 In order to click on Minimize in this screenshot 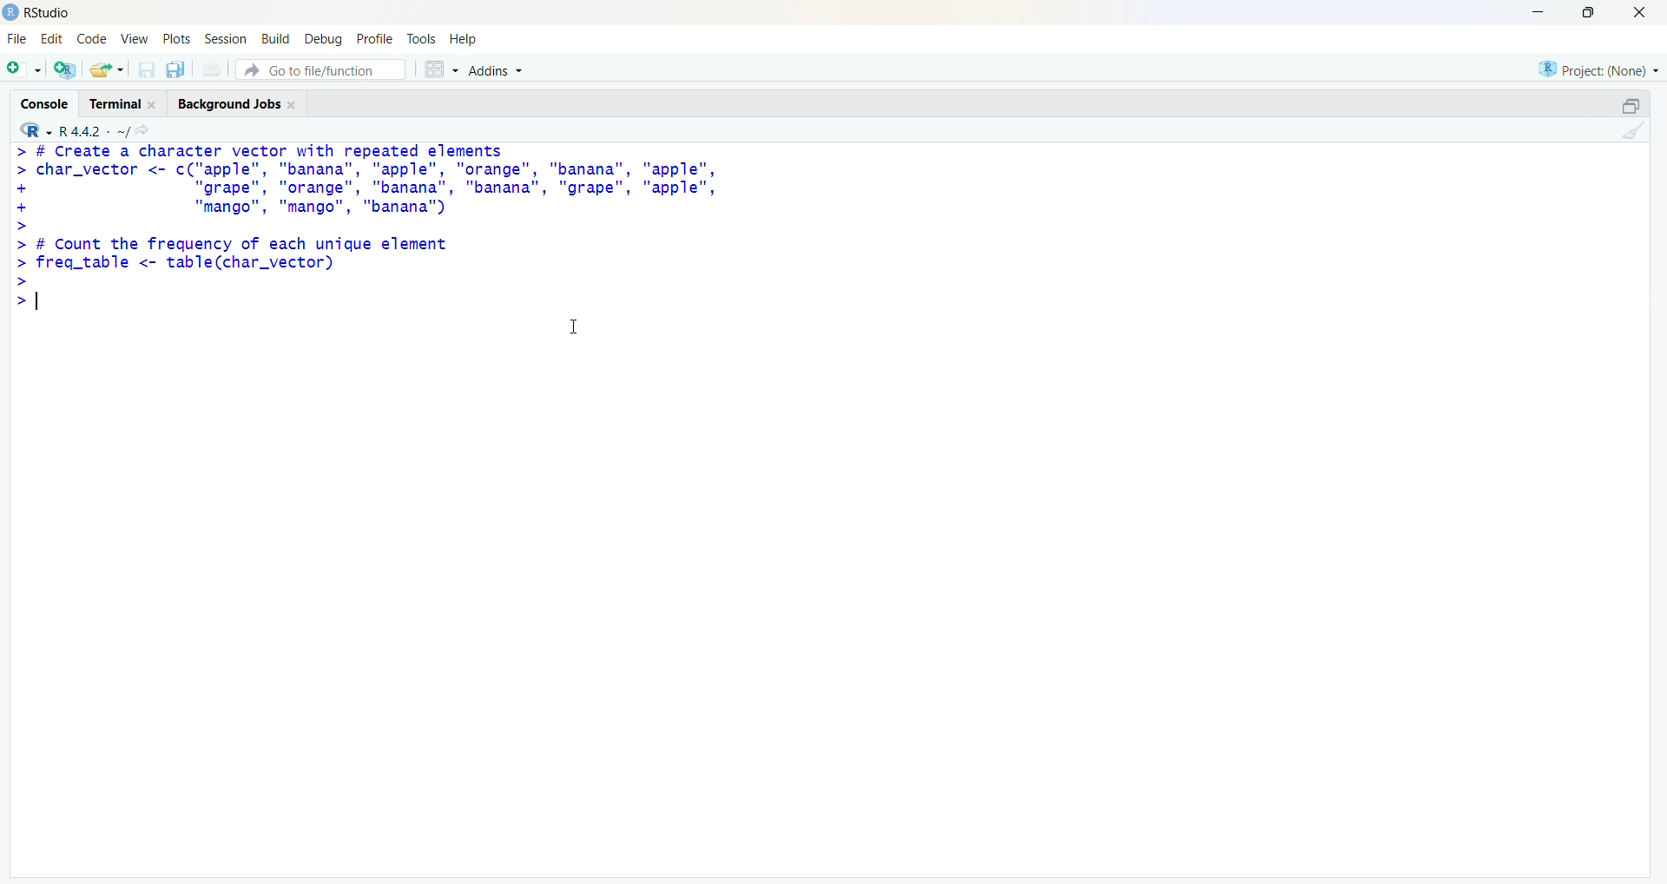, I will do `click(1532, 15)`.